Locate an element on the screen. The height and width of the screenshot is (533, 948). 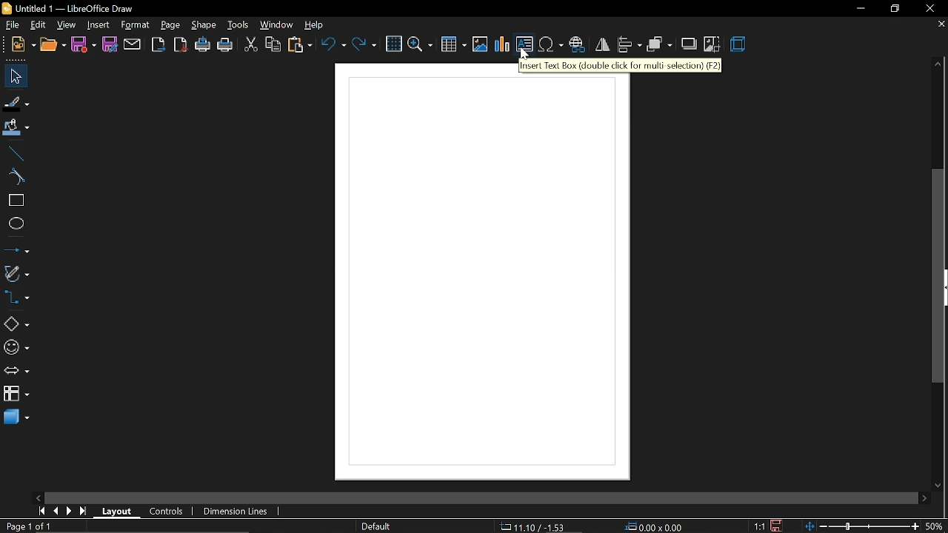
line is located at coordinates (15, 152).